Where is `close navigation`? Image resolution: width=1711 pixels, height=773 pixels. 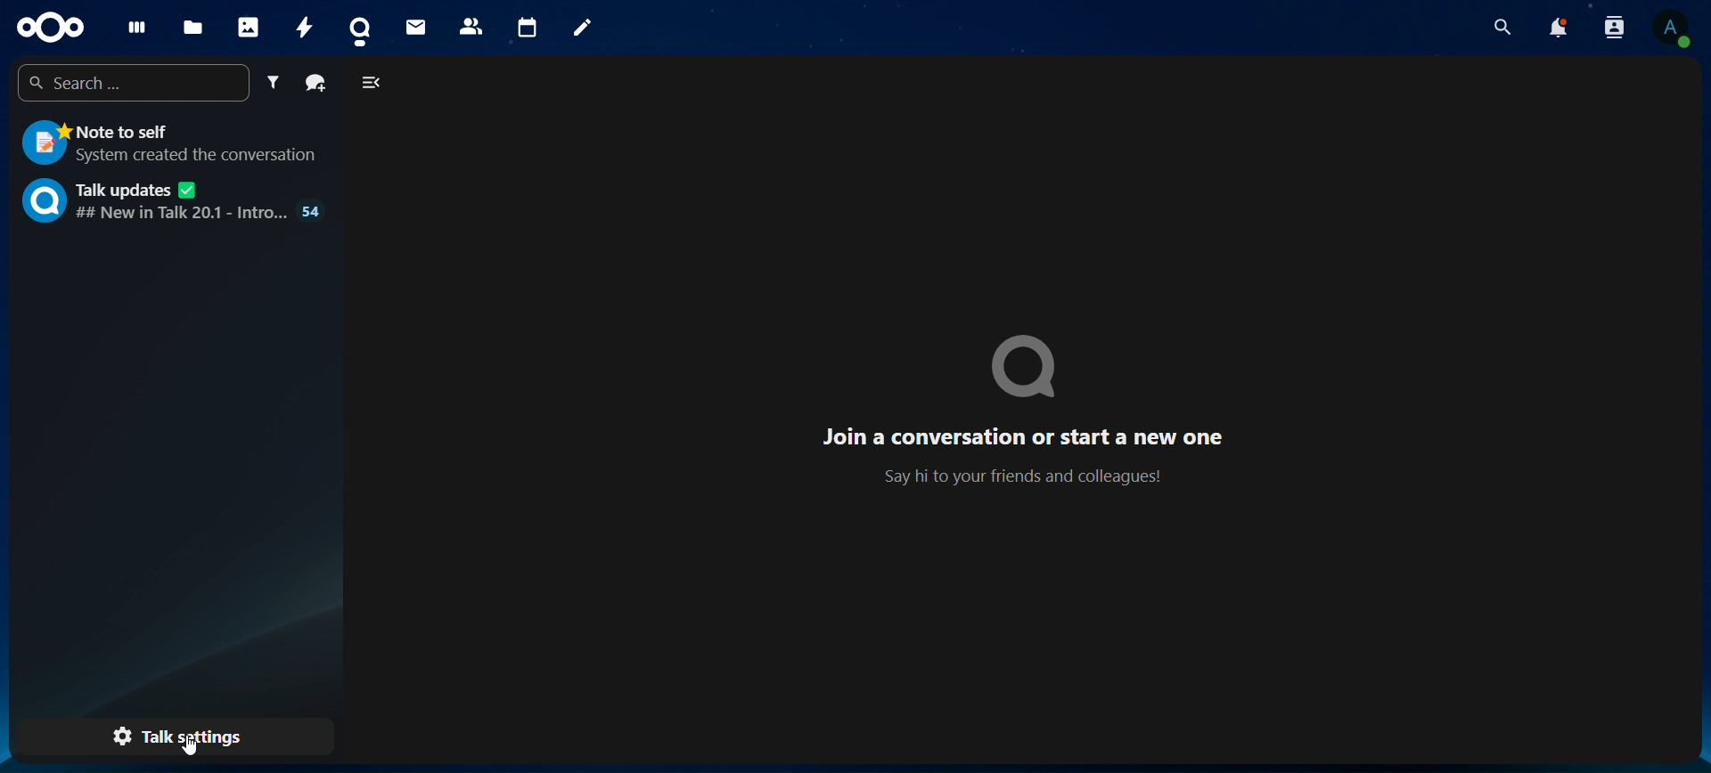
close navigation is located at coordinates (370, 85).